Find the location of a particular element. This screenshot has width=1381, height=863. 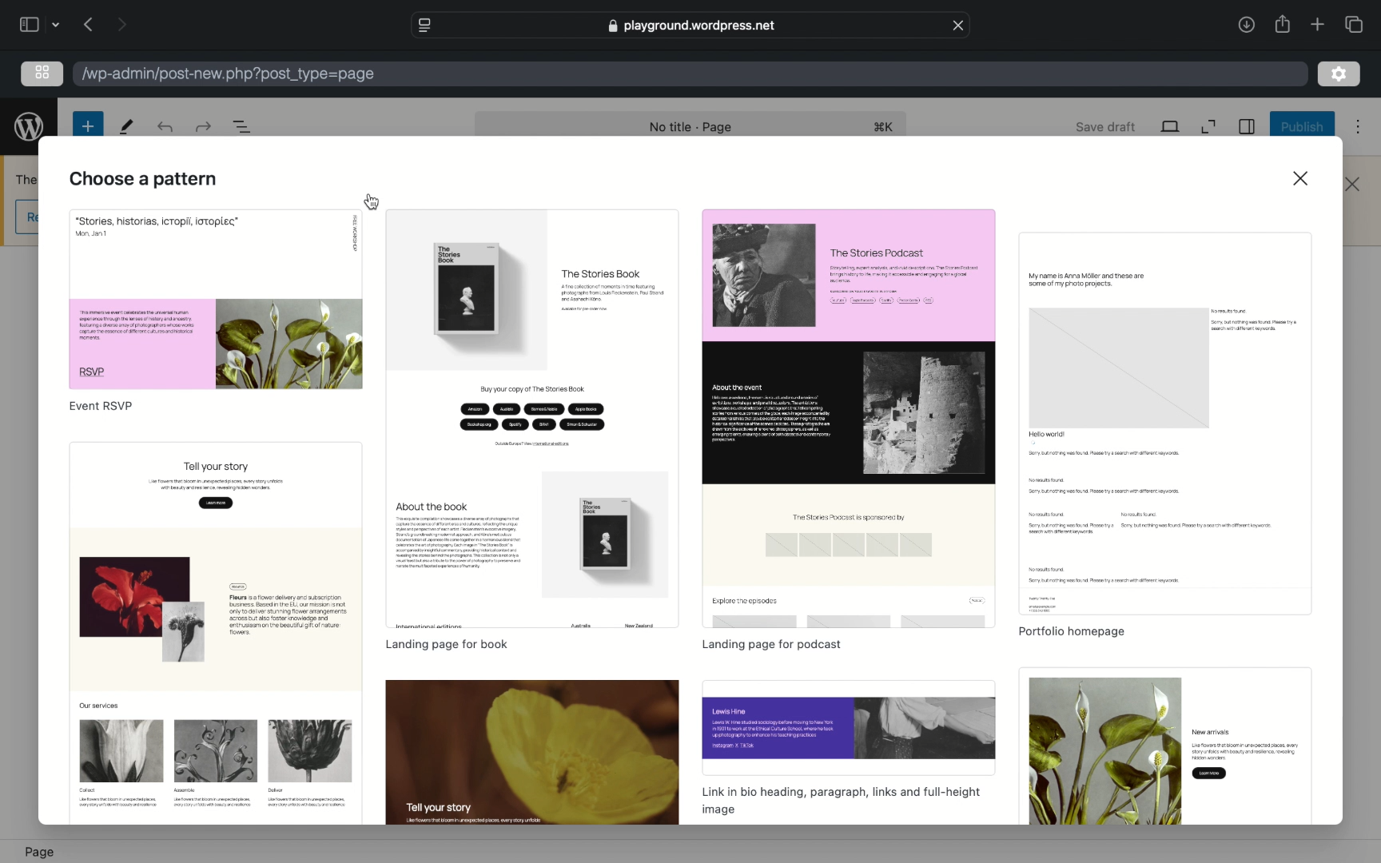

undo is located at coordinates (202, 126).